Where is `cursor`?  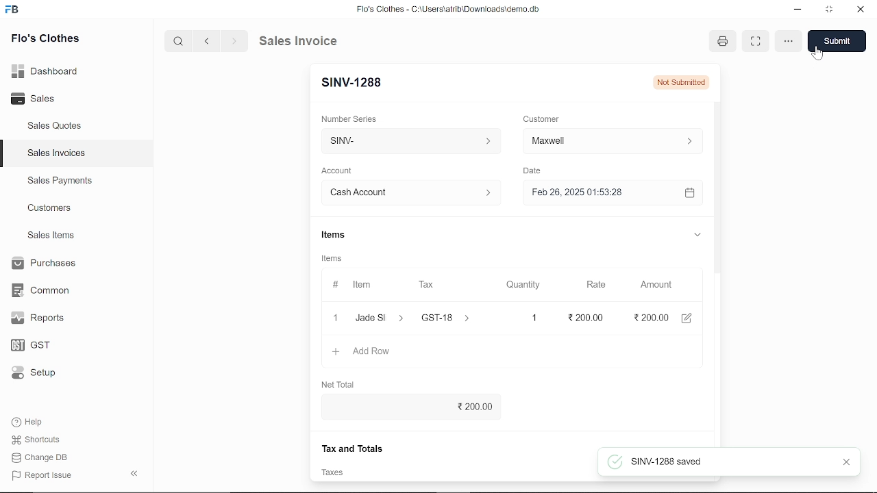
cursor is located at coordinates (818, 54).